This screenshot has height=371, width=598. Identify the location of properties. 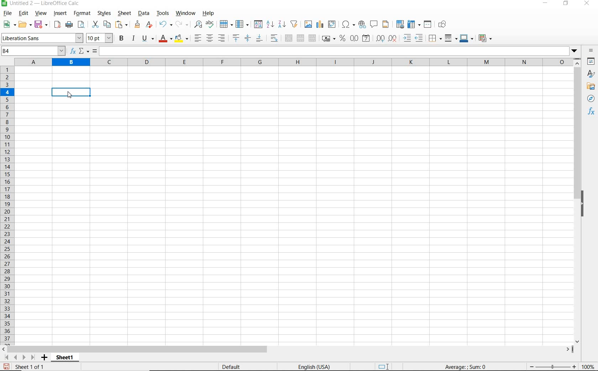
(592, 62).